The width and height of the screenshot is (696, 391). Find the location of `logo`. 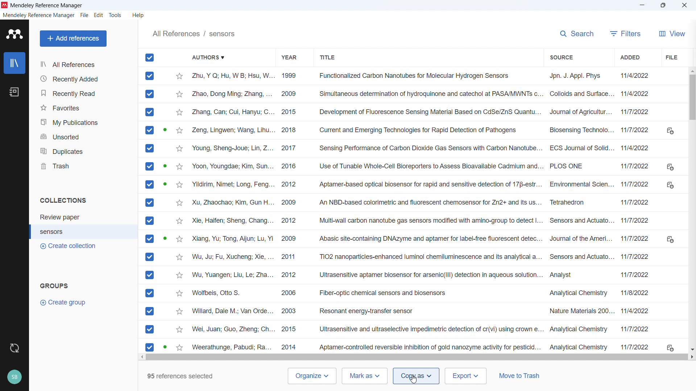

logo is located at coordinates (15, 34).